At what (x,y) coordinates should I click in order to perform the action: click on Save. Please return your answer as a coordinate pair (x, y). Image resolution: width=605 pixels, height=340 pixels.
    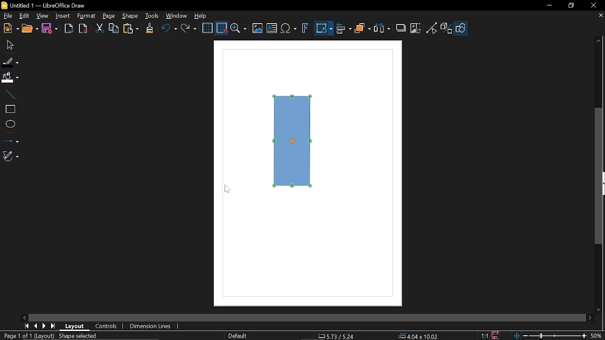
    Looking at the image, I should click on (494, 336).